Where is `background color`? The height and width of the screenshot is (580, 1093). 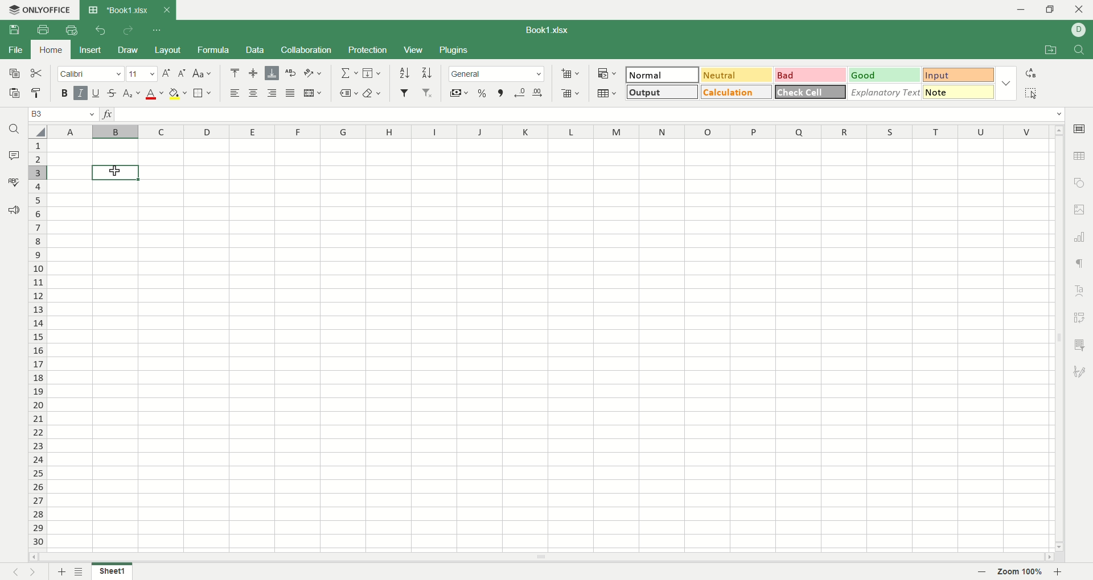 background color is located at coordinates (178, 93).